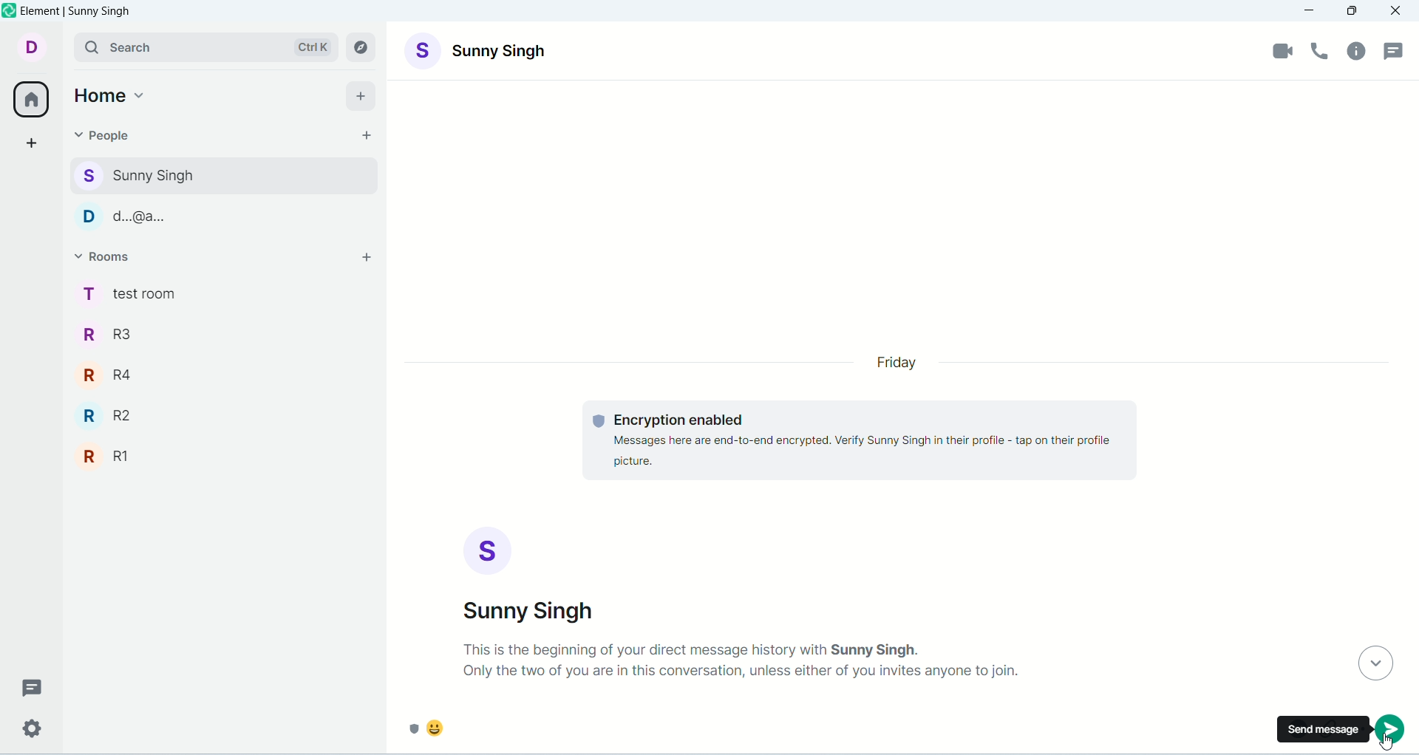  I want to click on video call, so click(1281, 51).